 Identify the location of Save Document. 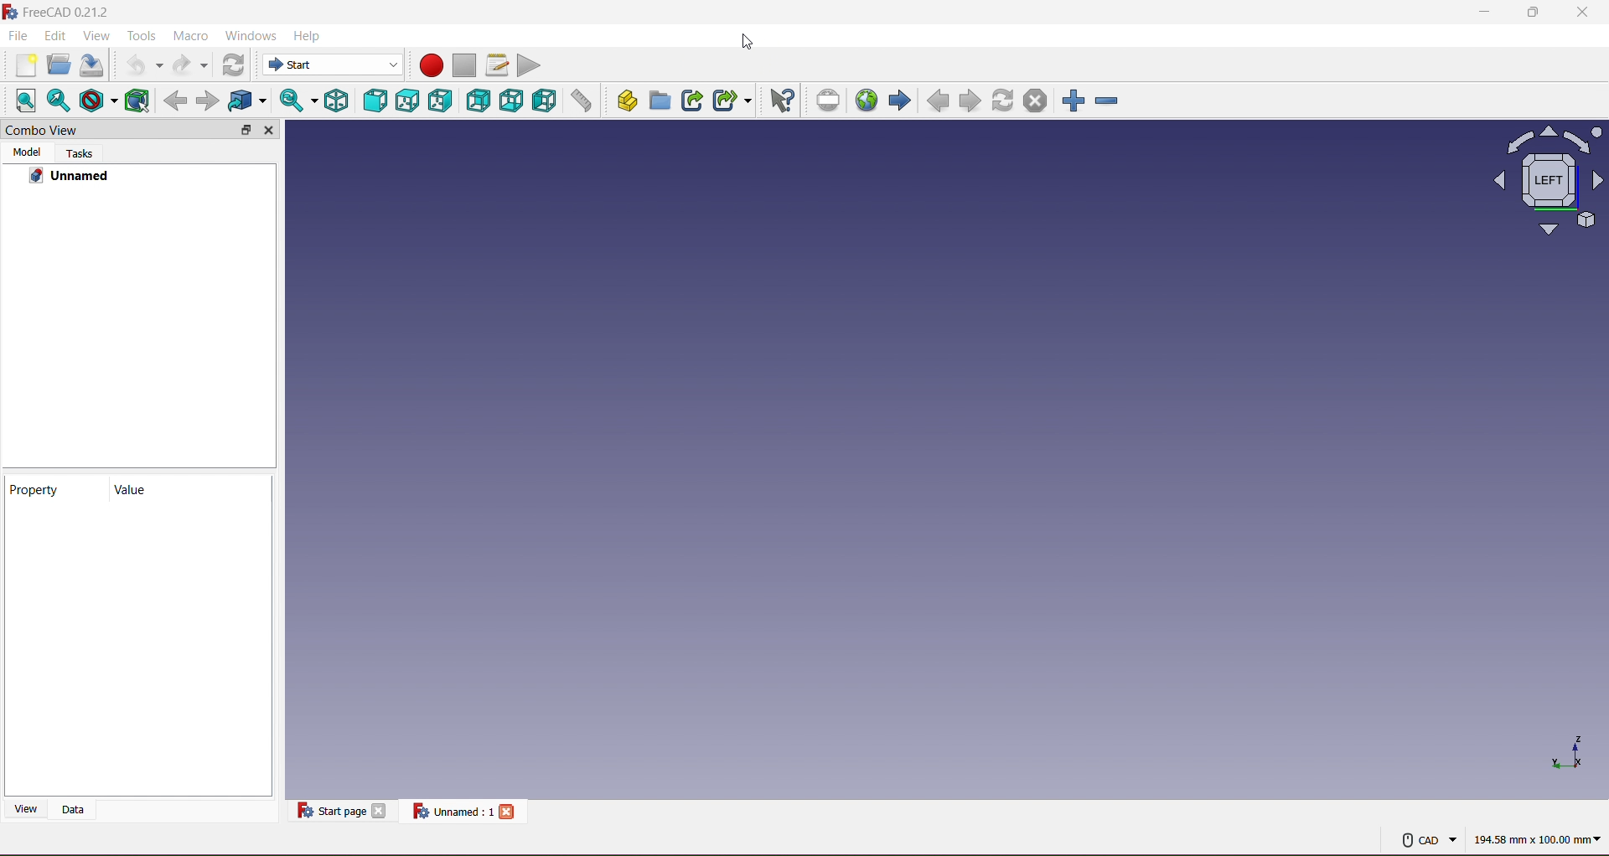
(92, 66).